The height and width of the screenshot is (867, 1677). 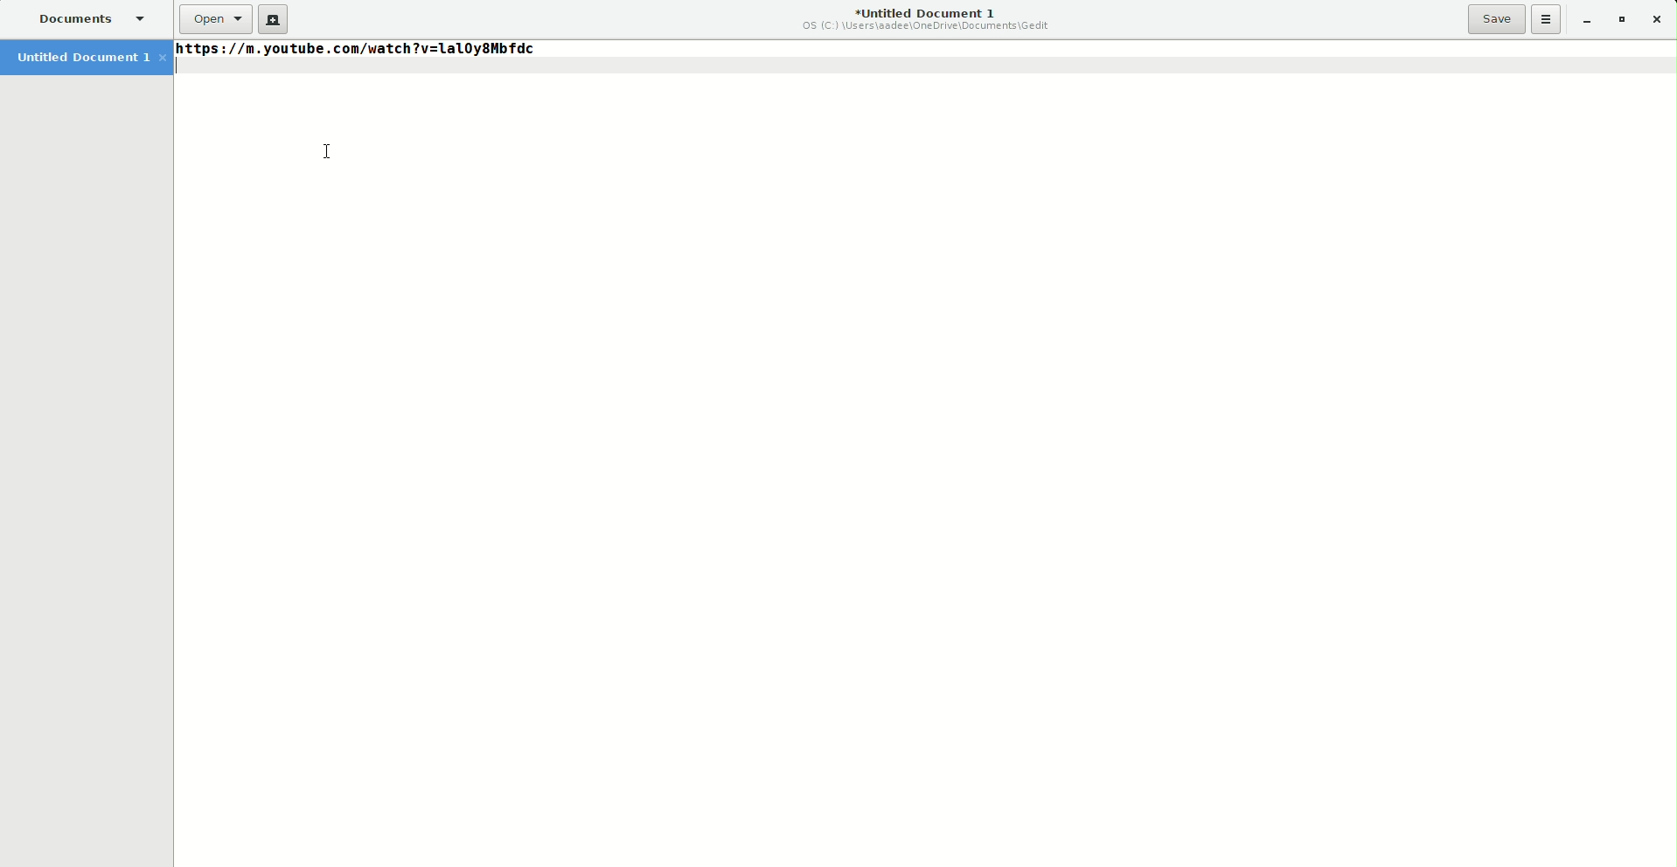 I want to click on Documents, so click(x=87, y=17).